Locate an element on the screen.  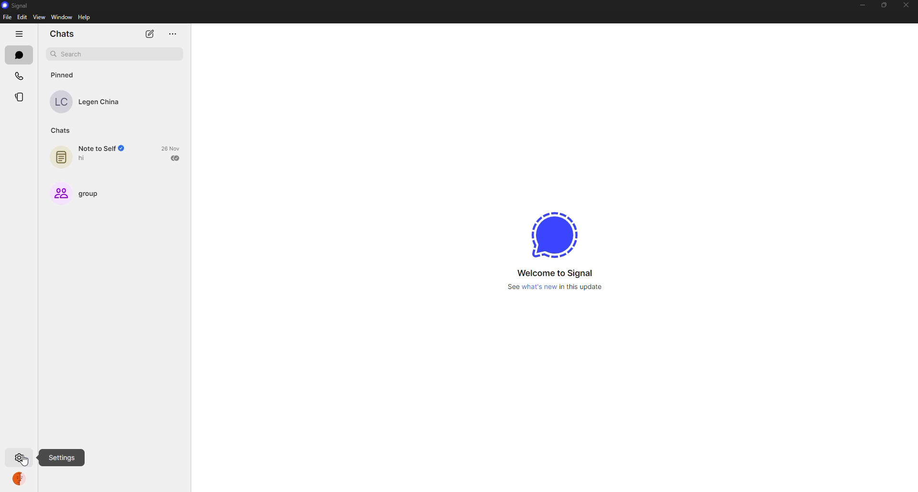
note to self is located at coordinates (91, 154).